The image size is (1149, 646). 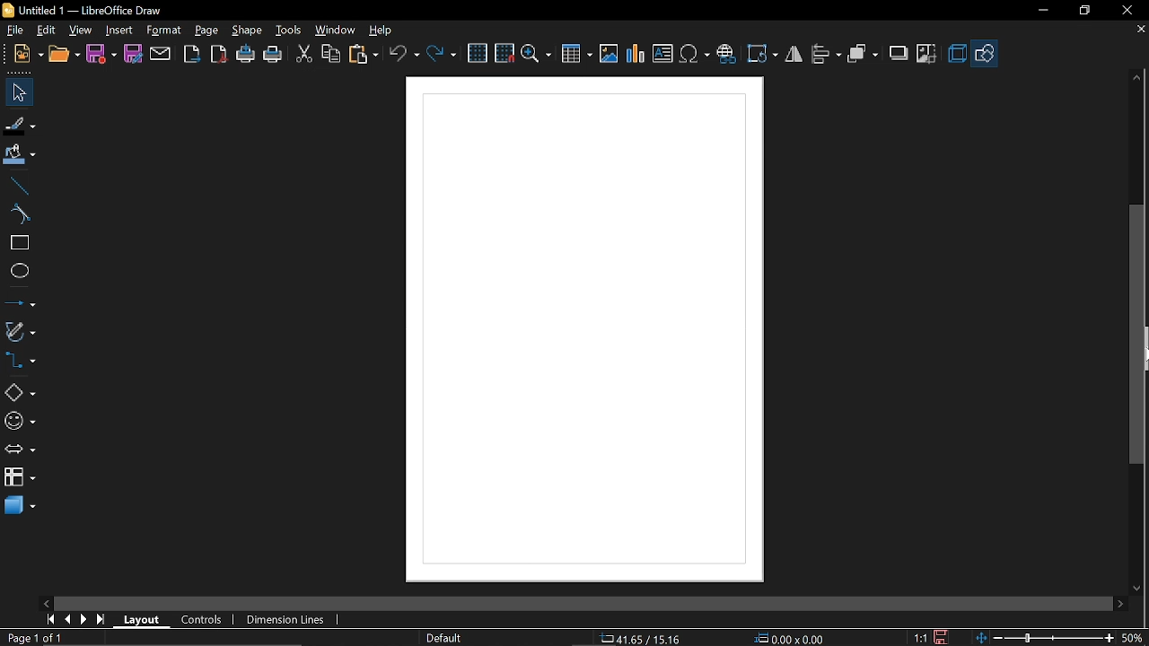 I want to click on rectangle, so click(x=16, y=243).